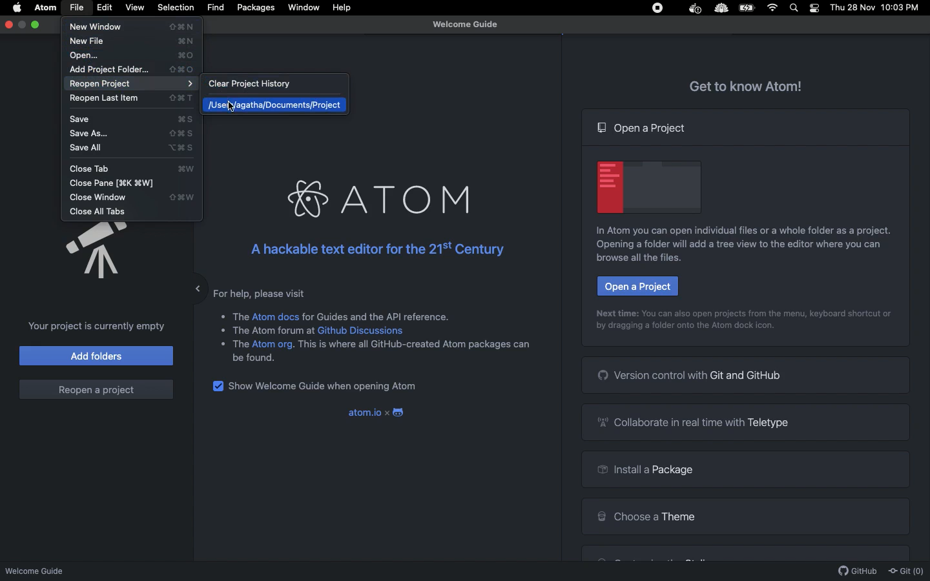 The image size is (930, 581). What do you see at coordinates (274, 105) in the screenshot?
I see `Recent project` at bounding box center [274, 105].